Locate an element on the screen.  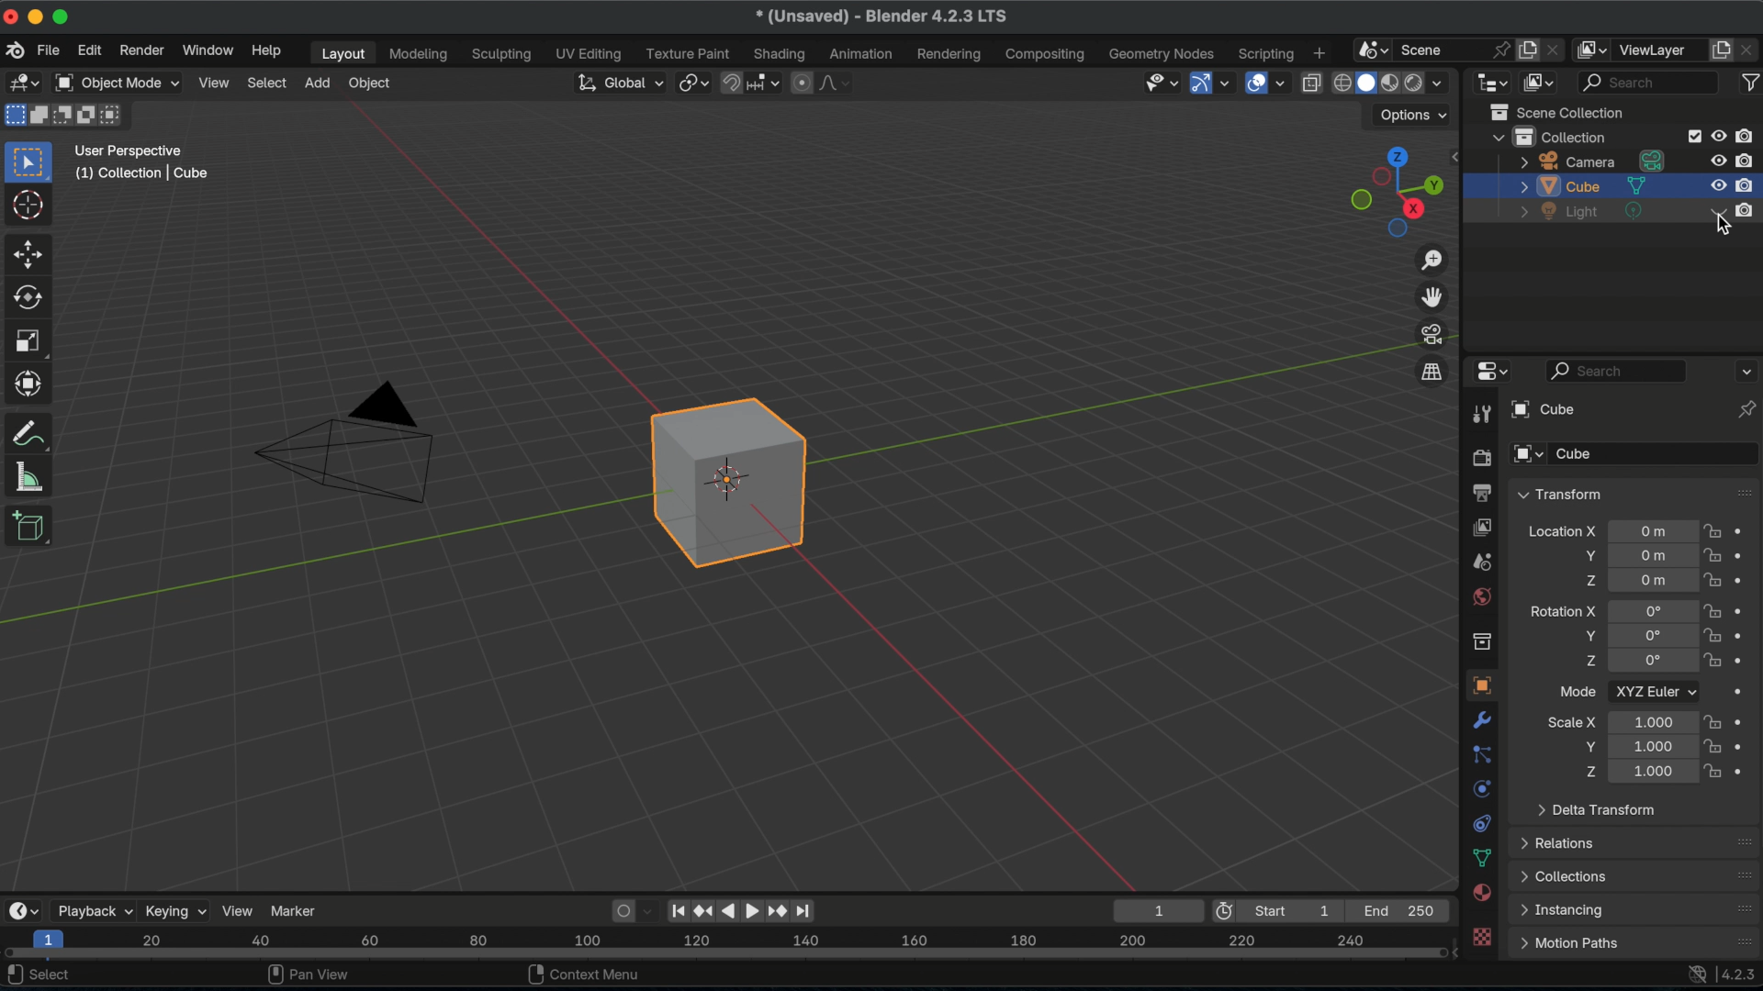
context menu is located at coordinates (581, 976).